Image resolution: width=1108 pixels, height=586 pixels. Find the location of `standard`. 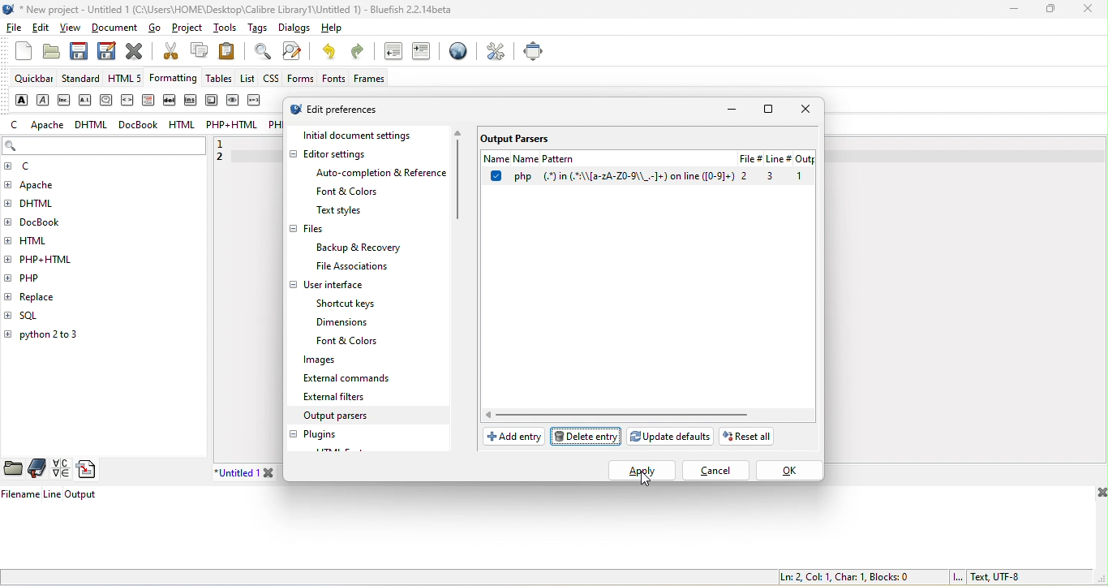

standard is located at coordinates (83, 78).